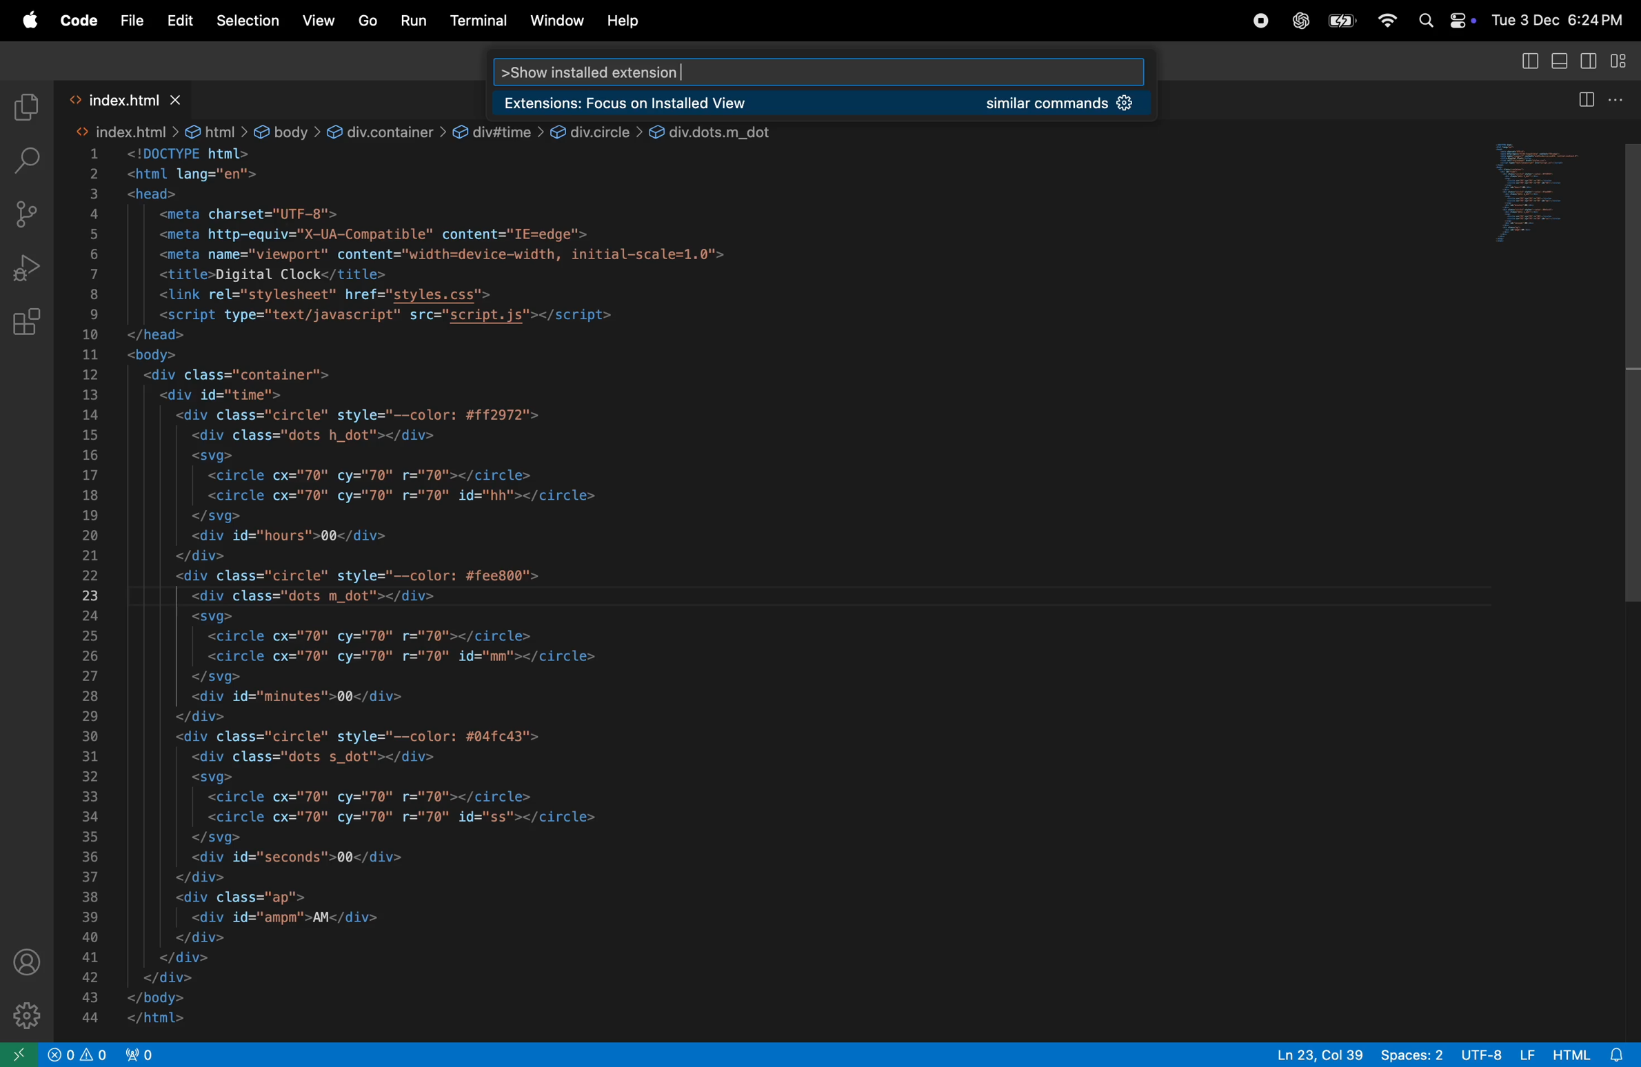  I want to click on new port, so click(147, 1053).